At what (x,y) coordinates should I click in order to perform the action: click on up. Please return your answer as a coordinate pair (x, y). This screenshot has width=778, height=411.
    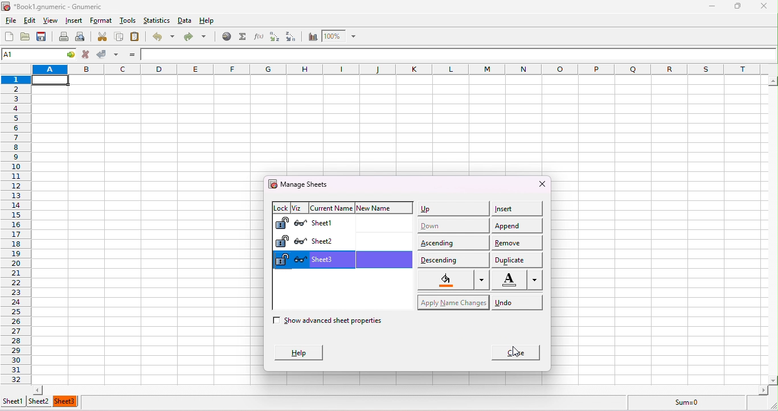
    Looking at the image, I should click on (453, 209).